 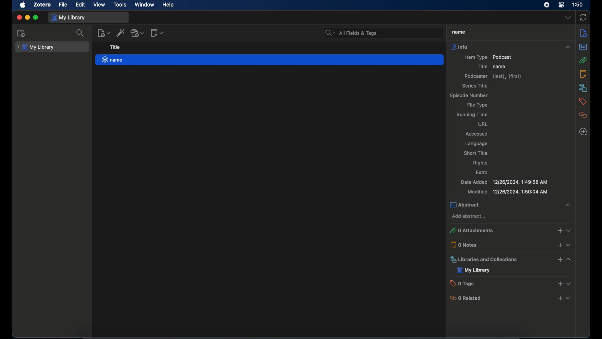 I want to click on title, so click(x=458, y=32).